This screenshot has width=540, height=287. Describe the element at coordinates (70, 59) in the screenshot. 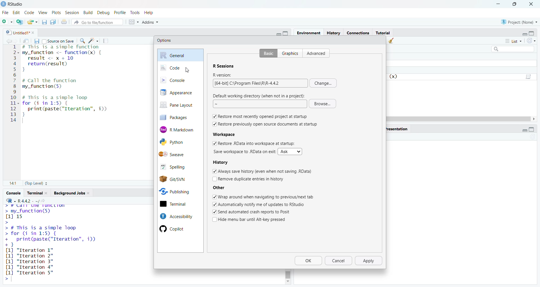

I see `code of a simple function` at that location.